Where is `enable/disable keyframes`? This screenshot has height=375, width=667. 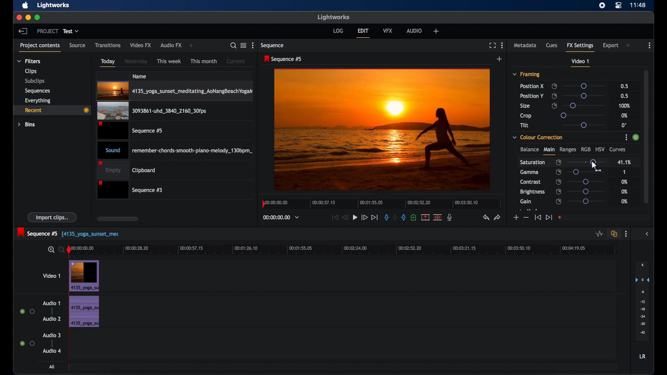
enable/disable keyframes is located at coordinates (559, 182).